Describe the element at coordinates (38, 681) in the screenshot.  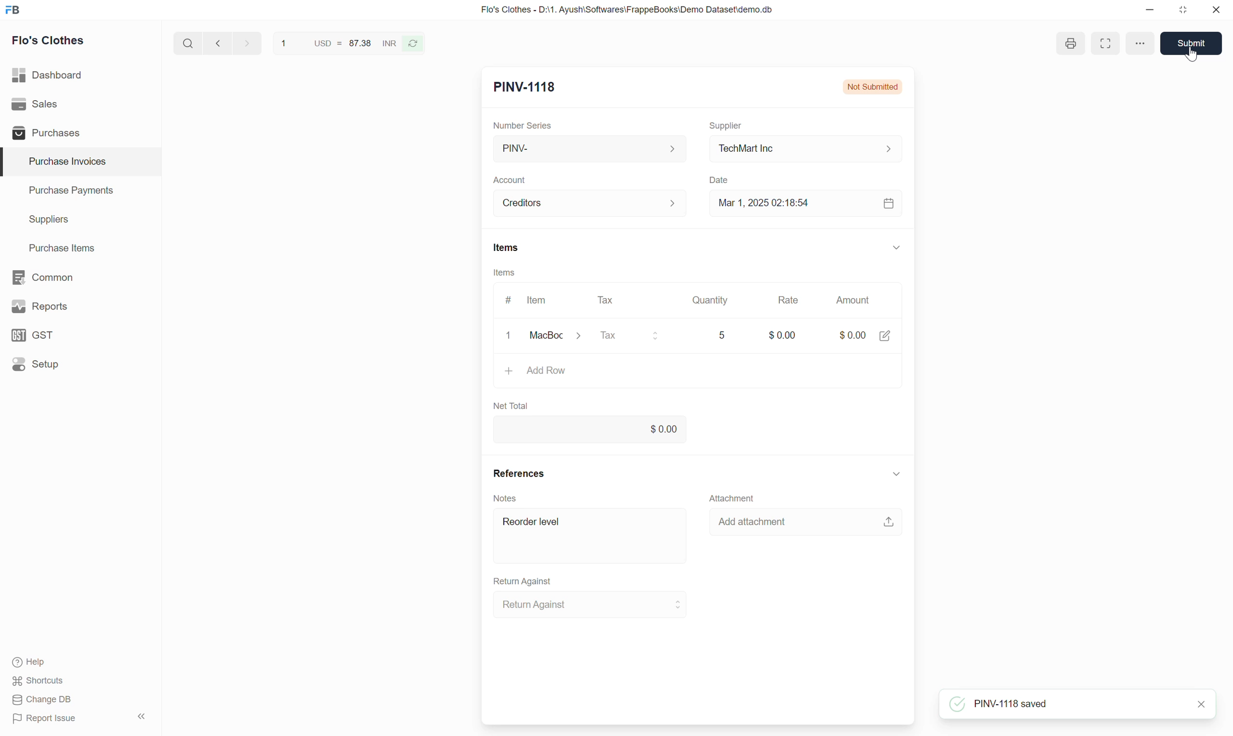
I see `Shortcuts` at that location.